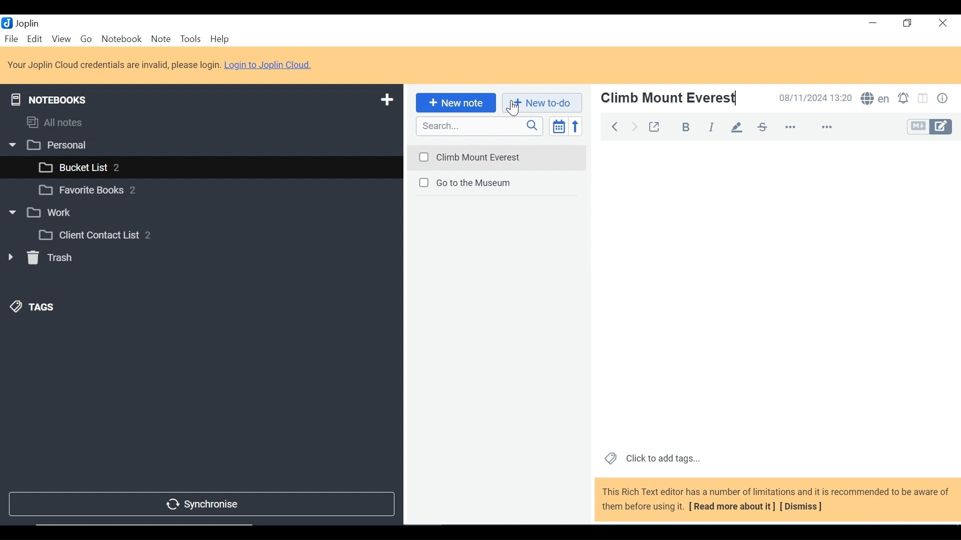 The width and height of the screenshot is (961, 540). Describe the element at coordinates (944, 98) in the screenshot. I see `Note Properties` at that location.